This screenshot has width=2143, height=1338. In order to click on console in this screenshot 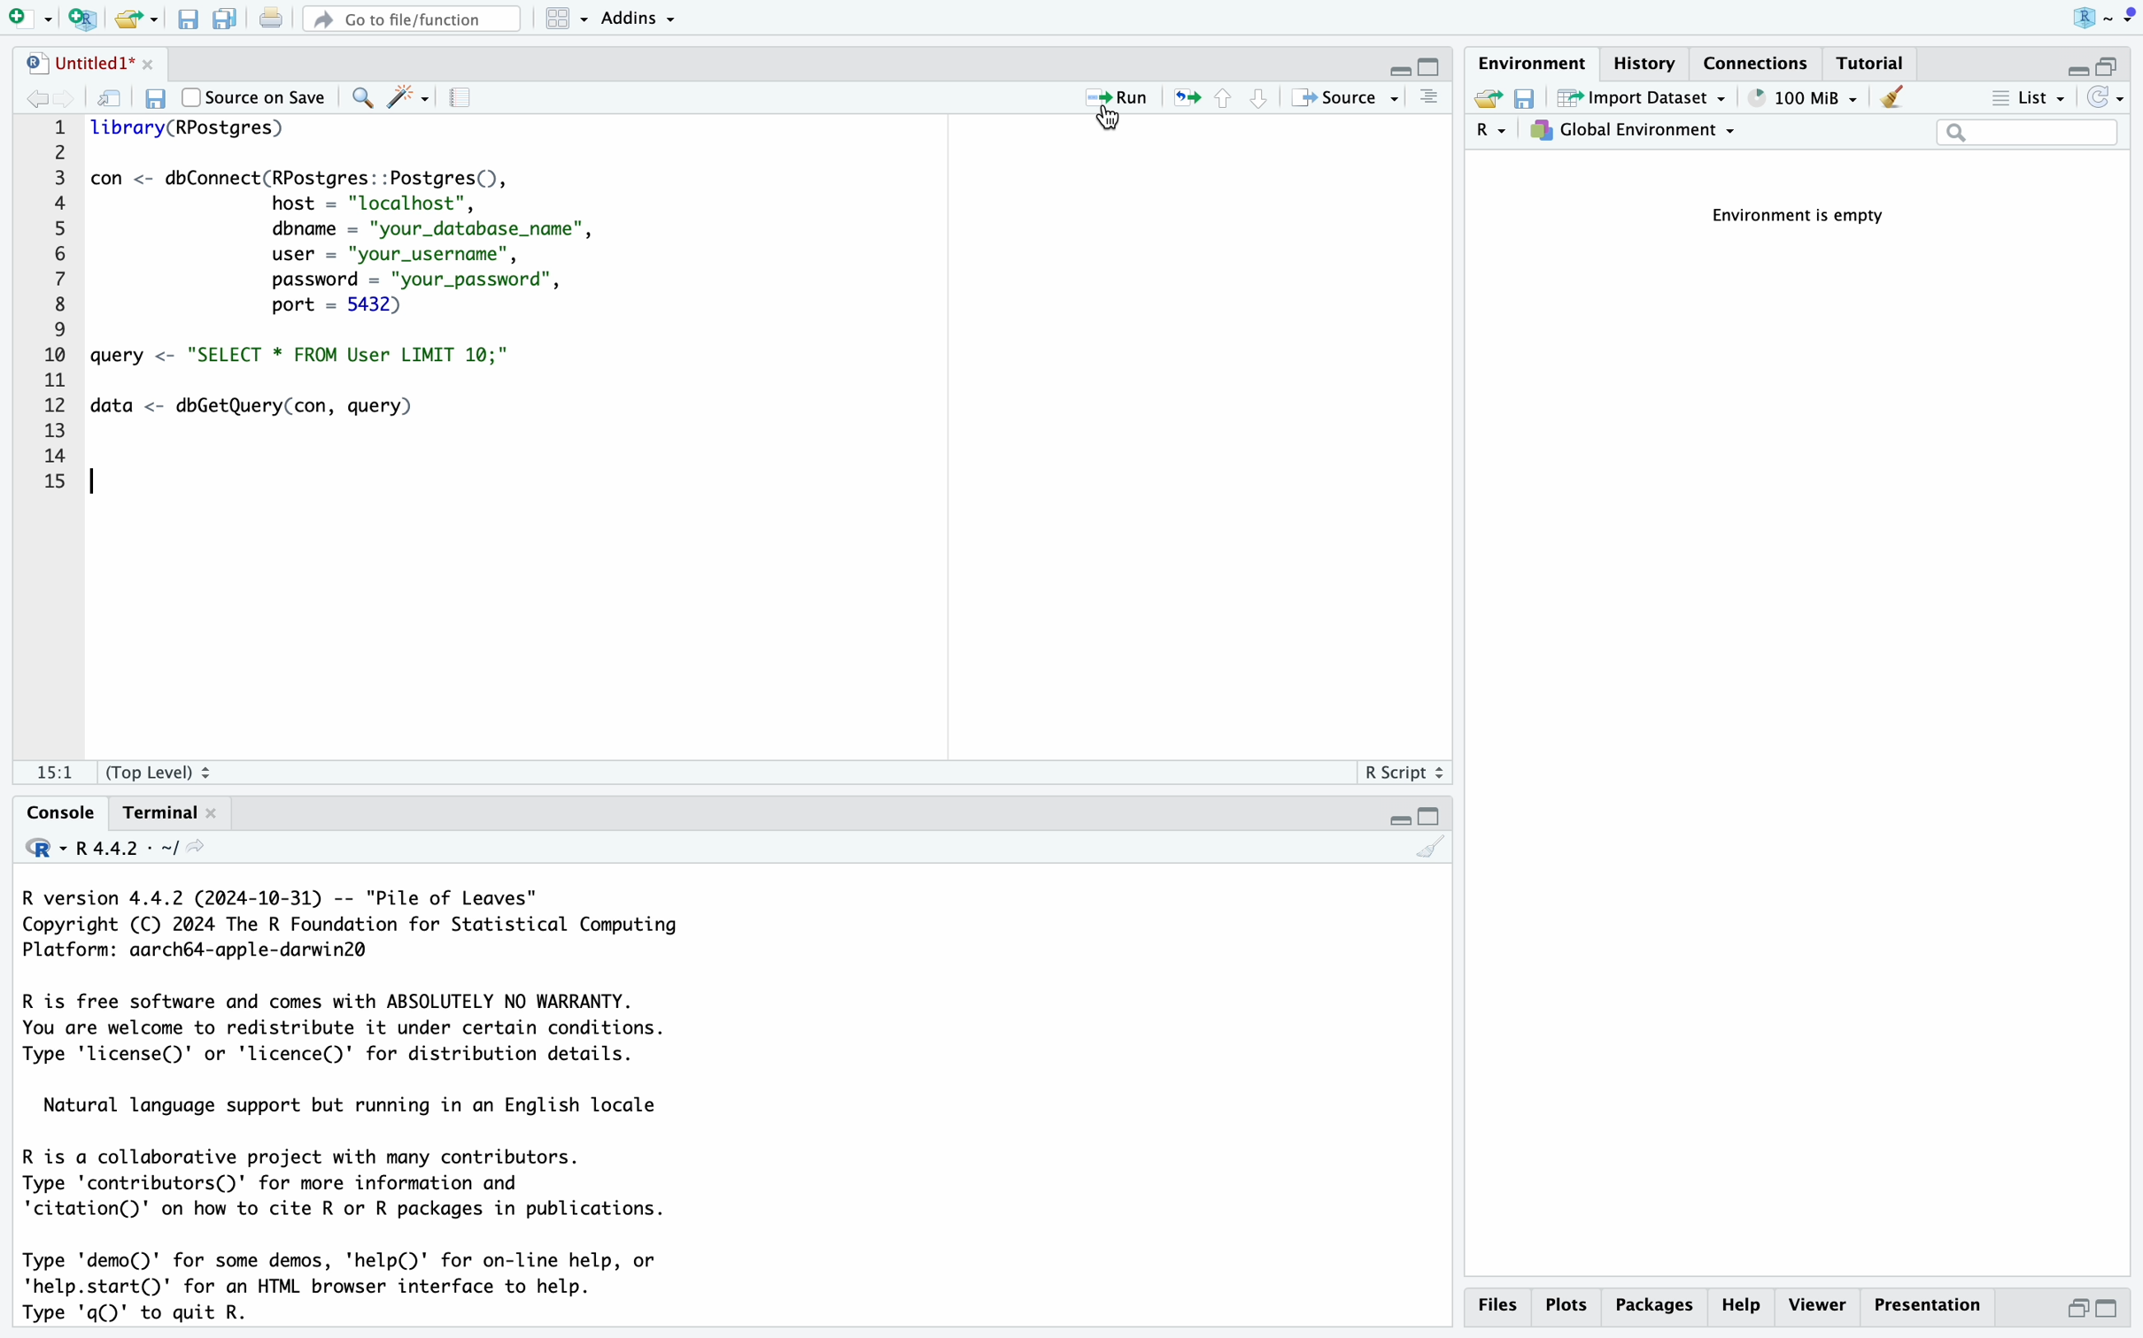, I will do `click(1429, 99)`.